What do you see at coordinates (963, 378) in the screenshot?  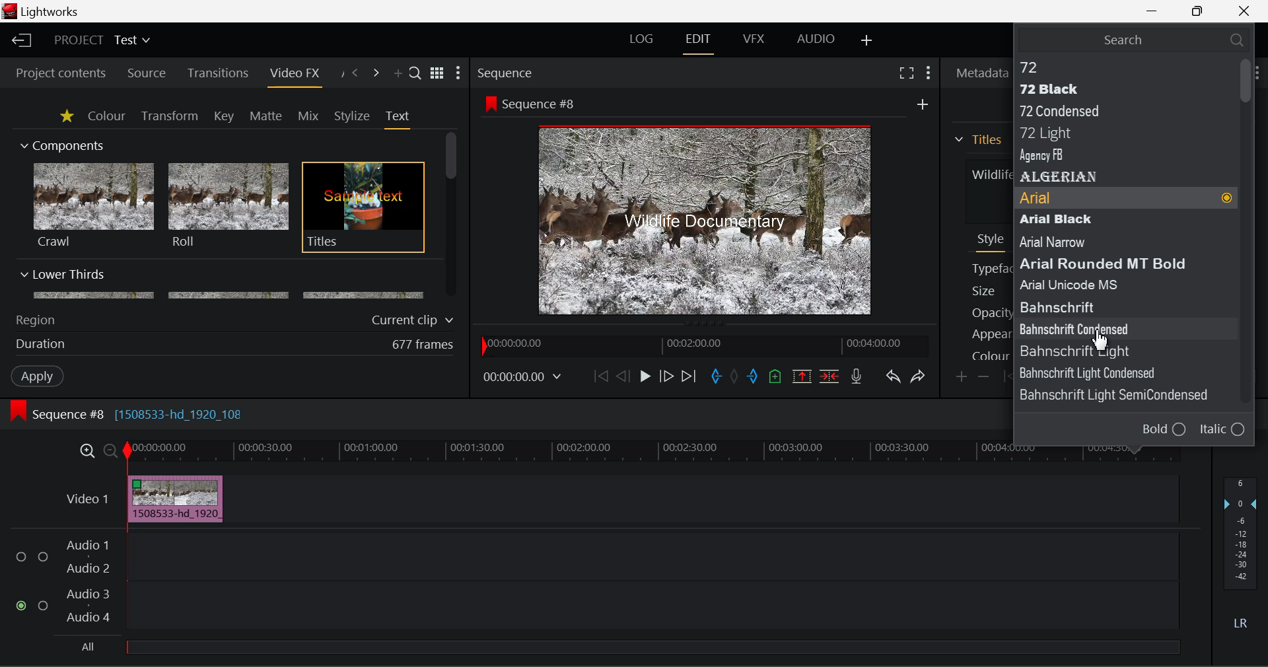 I see `Add keyframe` at bounding box center [963, 378].